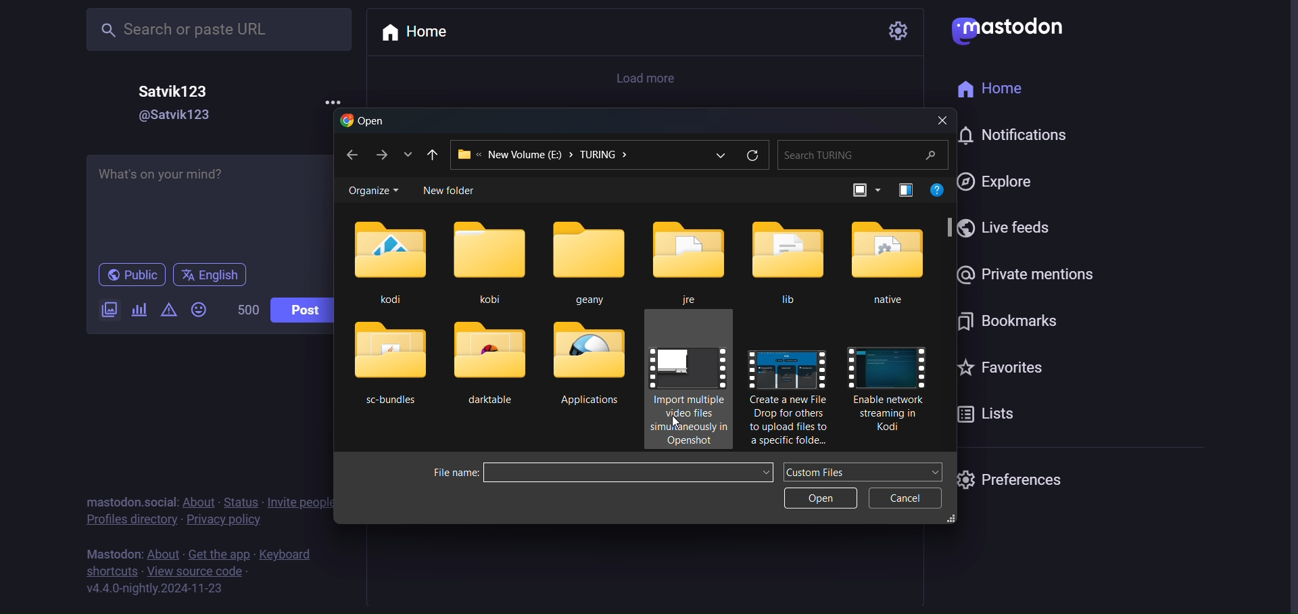 Image resolution: width=1298 pixels, height=614 pixels. I want to click on bookmark, so click(1006, 323).